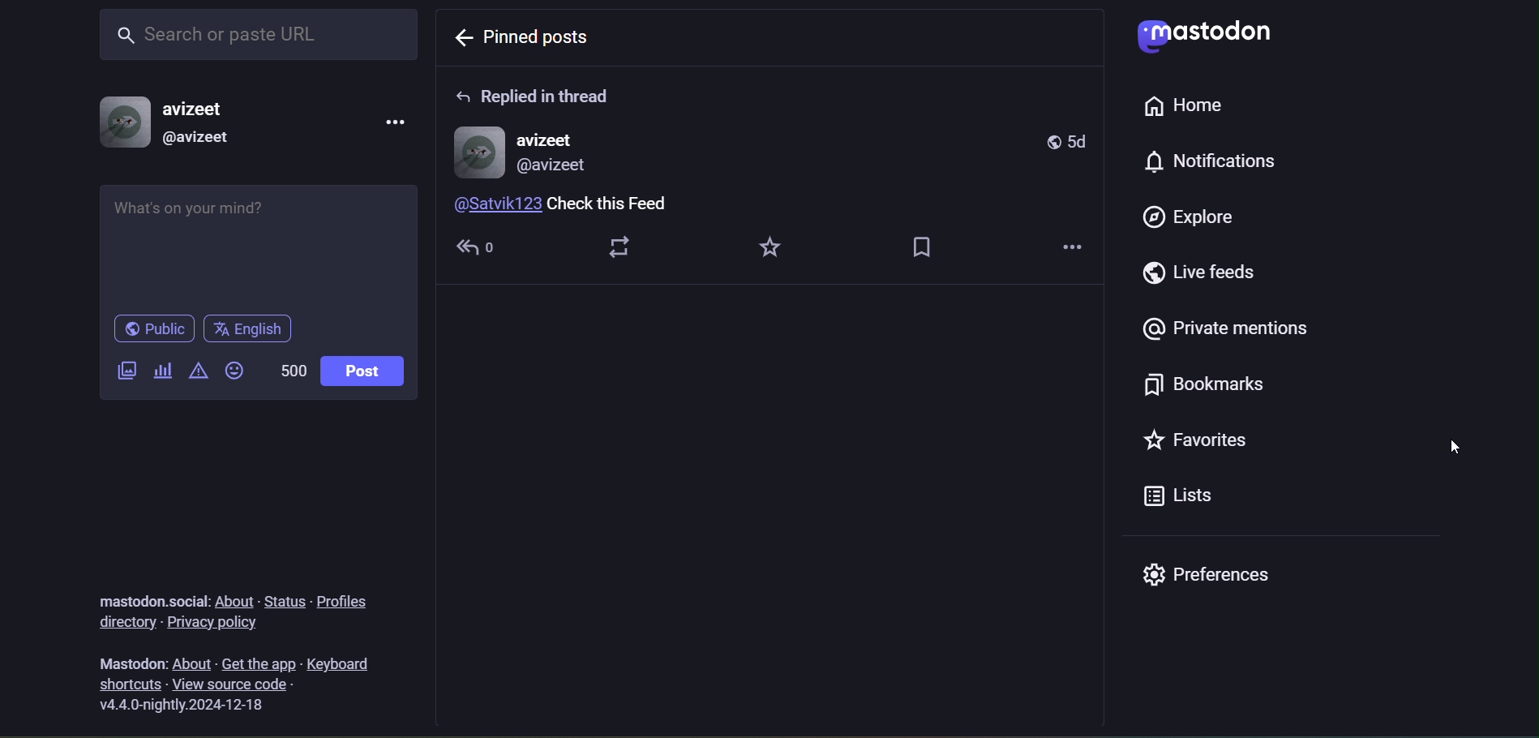  What do you see at coordinates (485, 247) in the screenshot?
I see `reply` at bounding box center [485, 247].